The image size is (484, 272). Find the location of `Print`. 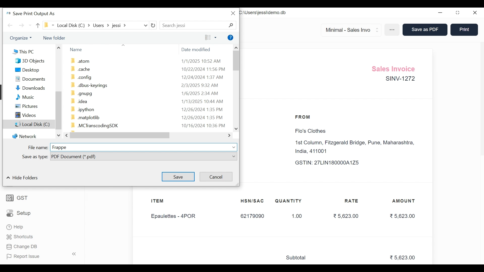

Print is located at coordinates (464, 29).